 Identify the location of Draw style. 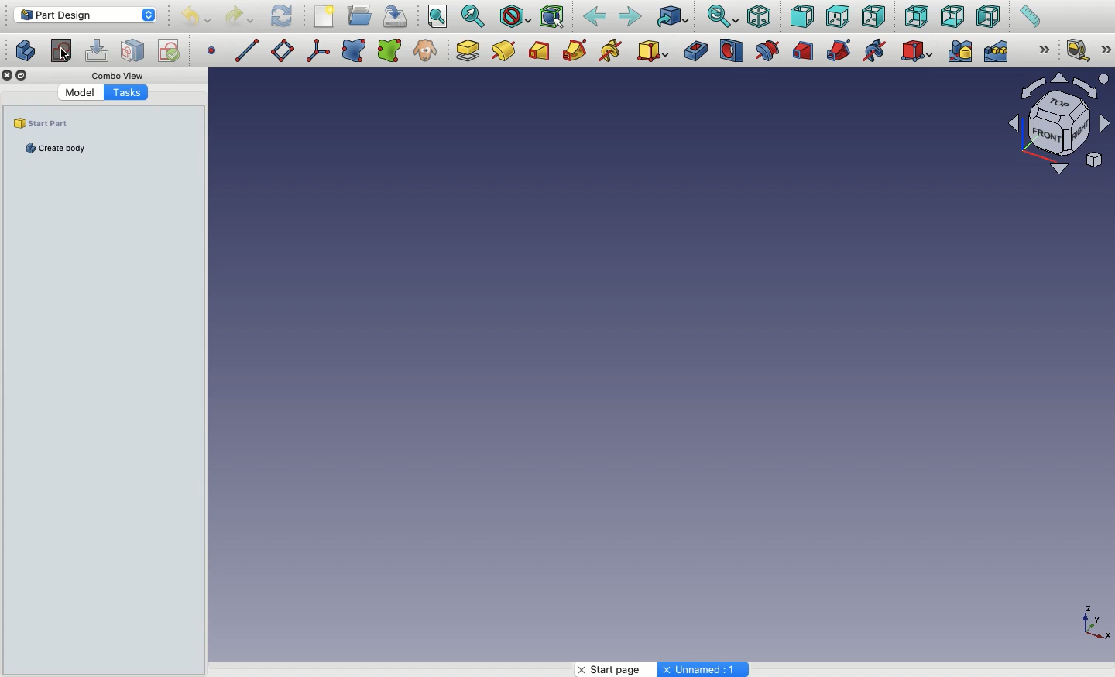
(514, 17).